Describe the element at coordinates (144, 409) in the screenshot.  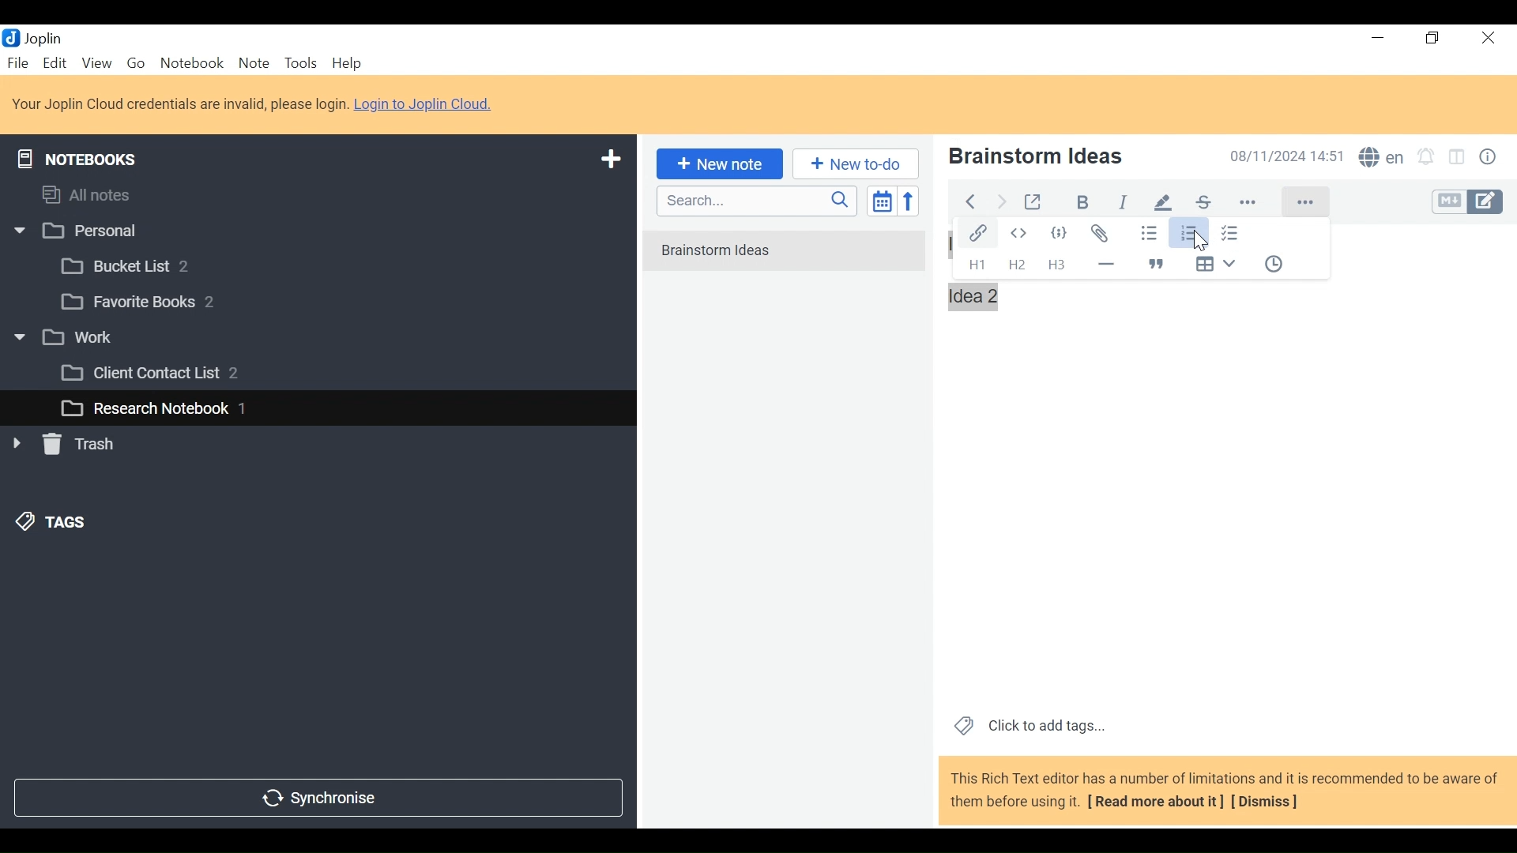
I see `L_] Research Notebook` at that location.